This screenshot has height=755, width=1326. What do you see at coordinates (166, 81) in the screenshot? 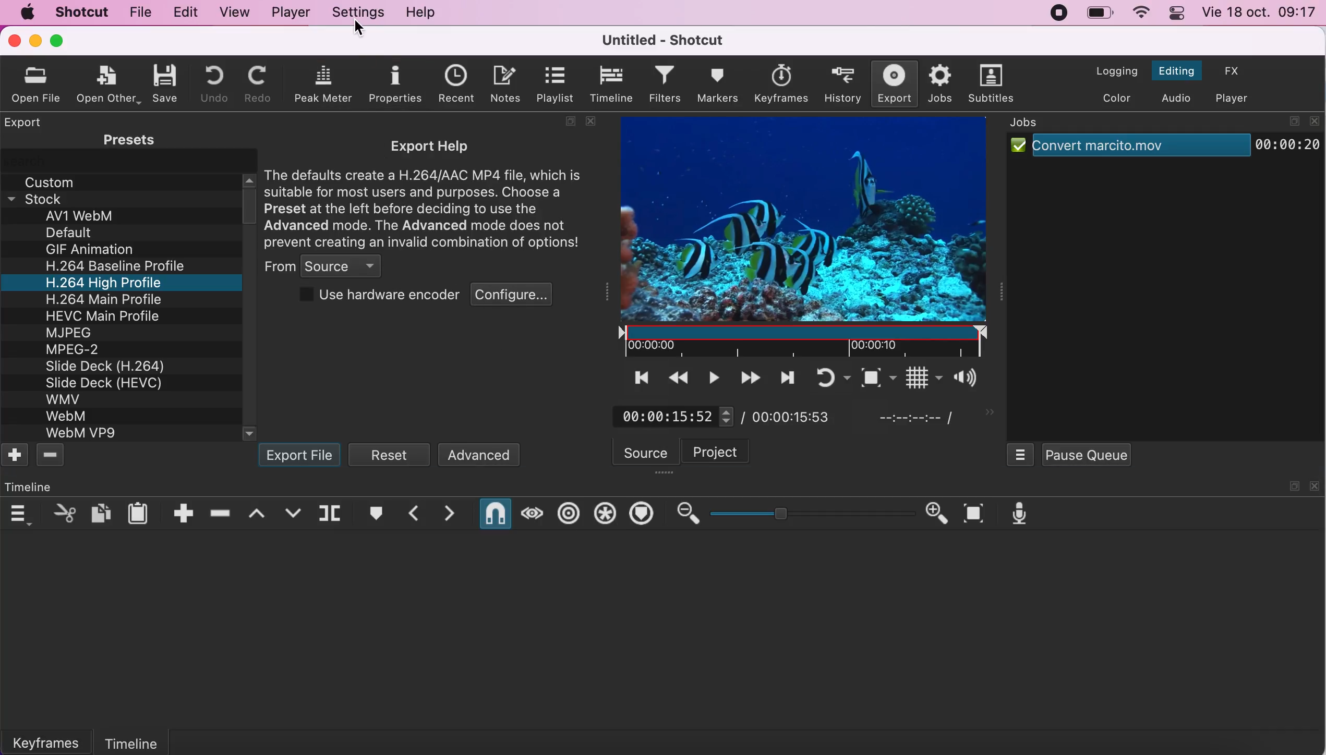
I see `save` at bounding box center [166, 81].